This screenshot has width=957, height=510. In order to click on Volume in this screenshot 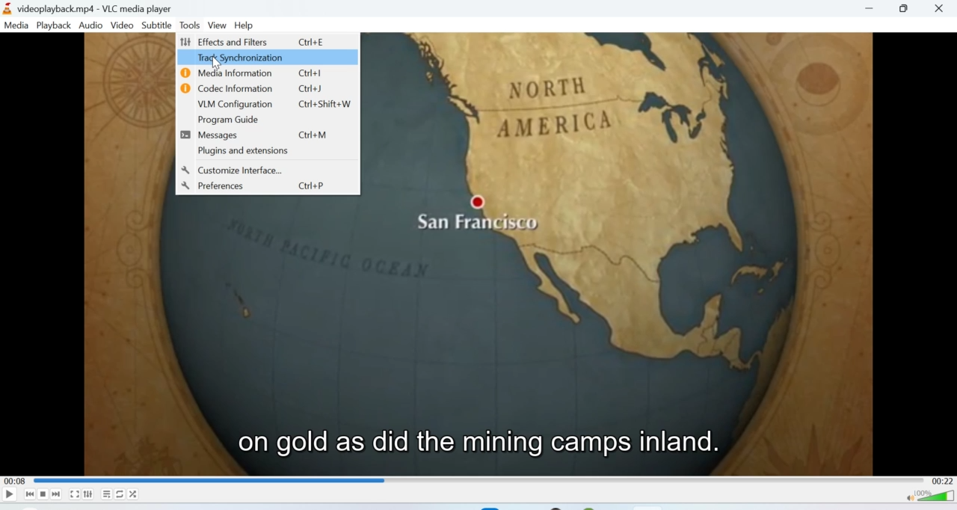, I will do `click(932, 498)`.